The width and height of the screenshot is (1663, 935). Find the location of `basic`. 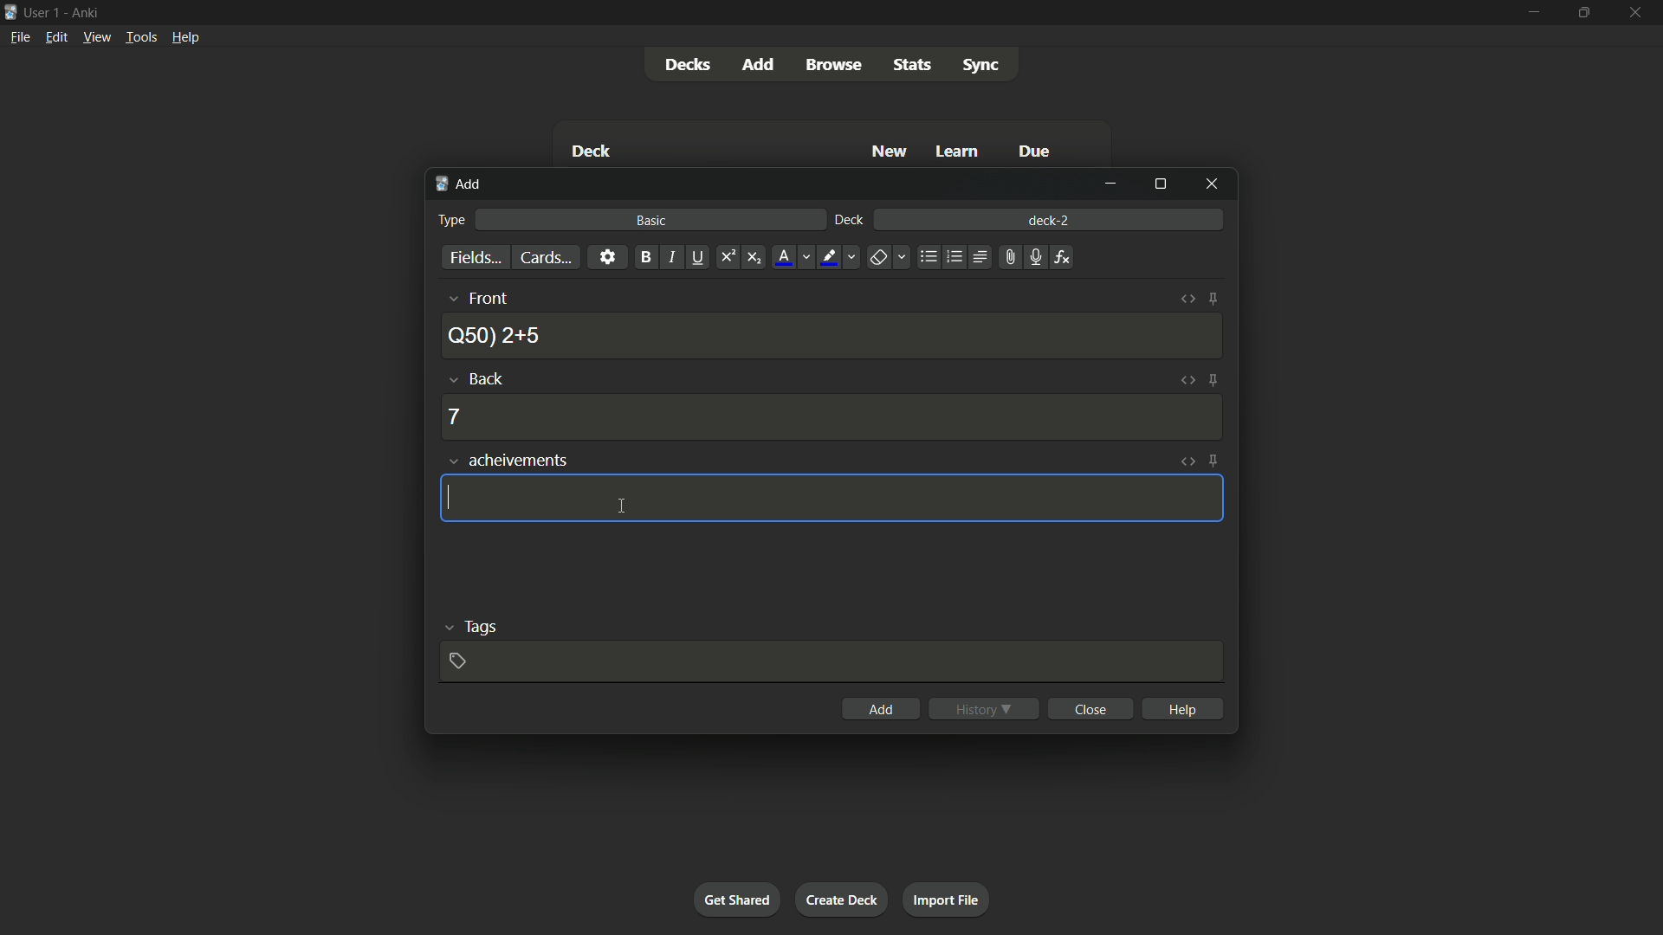

basic is located at coordinates (653, 220).